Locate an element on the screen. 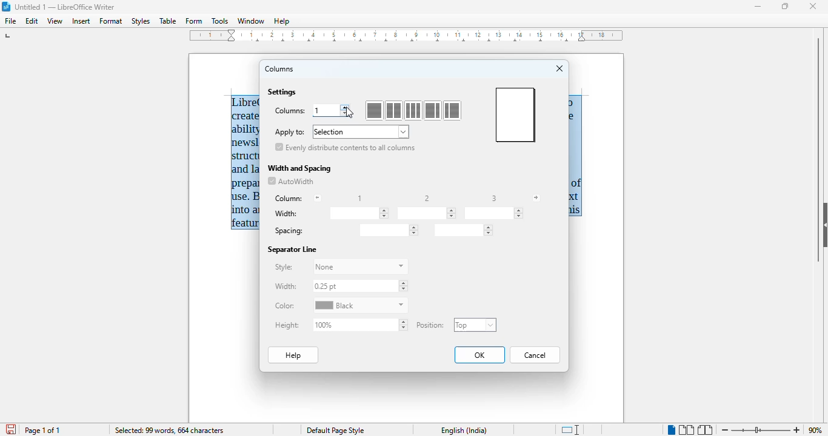  help is located at coordinates (294, 355).